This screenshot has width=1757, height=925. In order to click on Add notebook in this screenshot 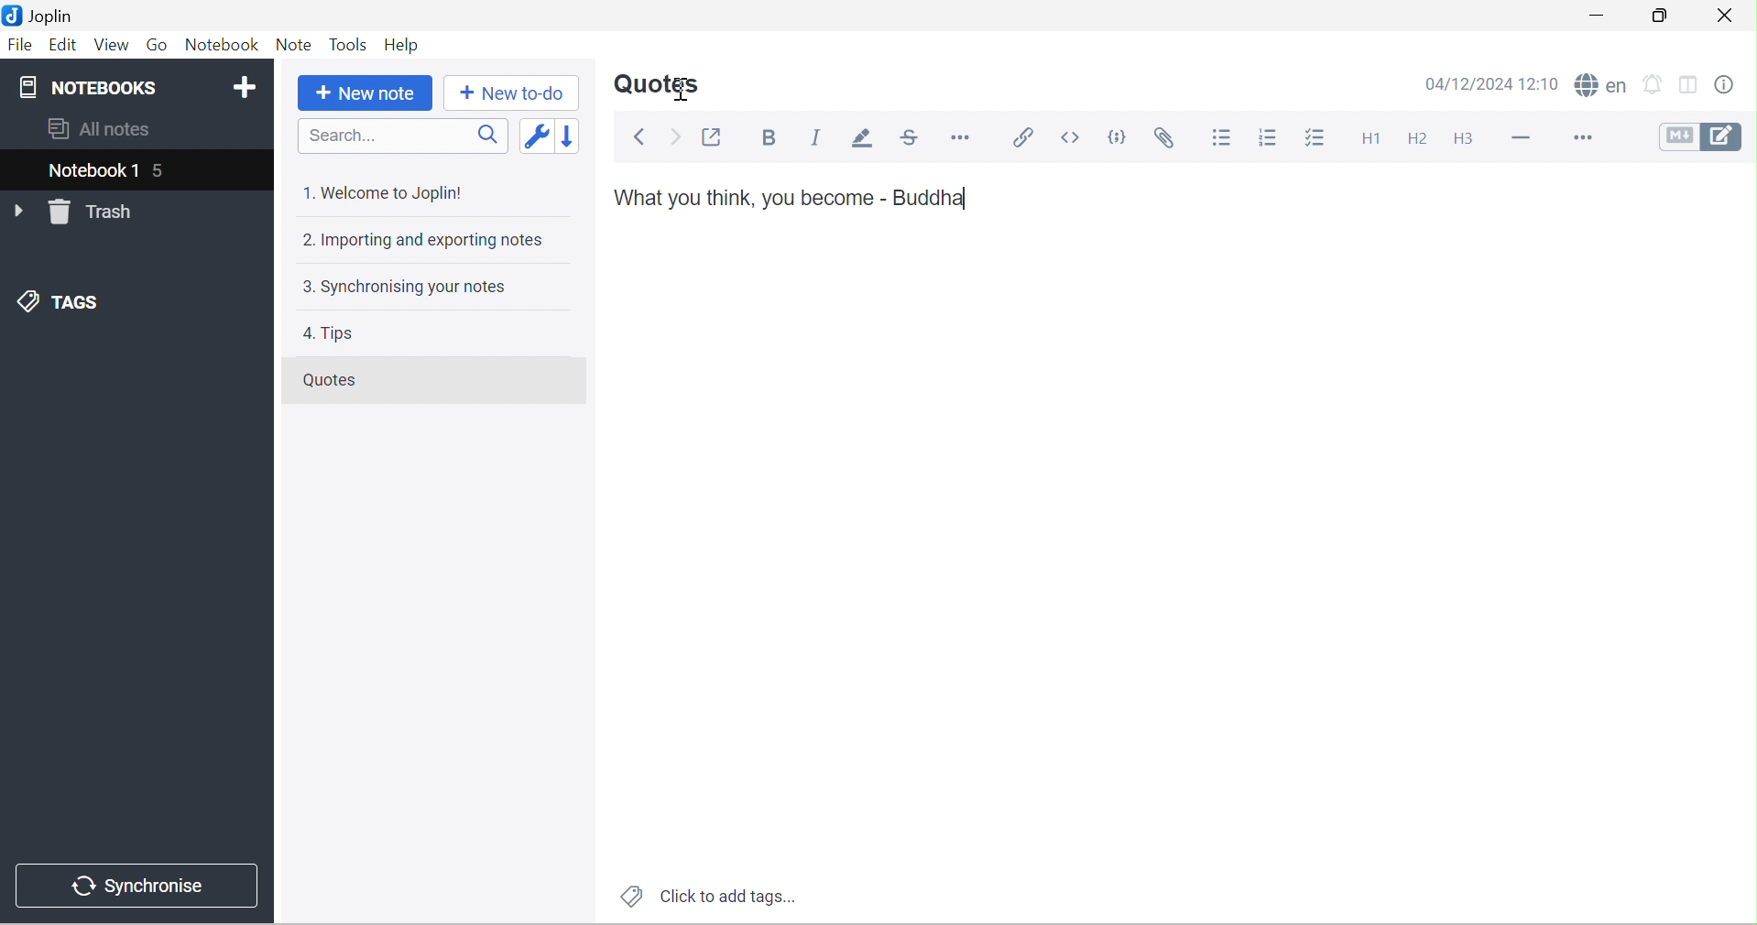, I will do `click(247, 89)`.